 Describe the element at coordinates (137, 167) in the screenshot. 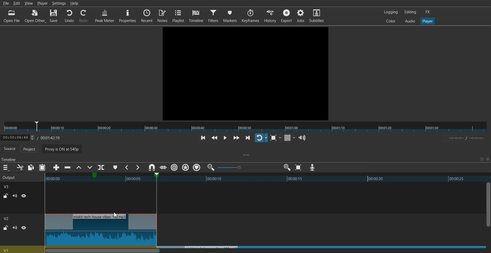

I see `Next Marker` at that location.